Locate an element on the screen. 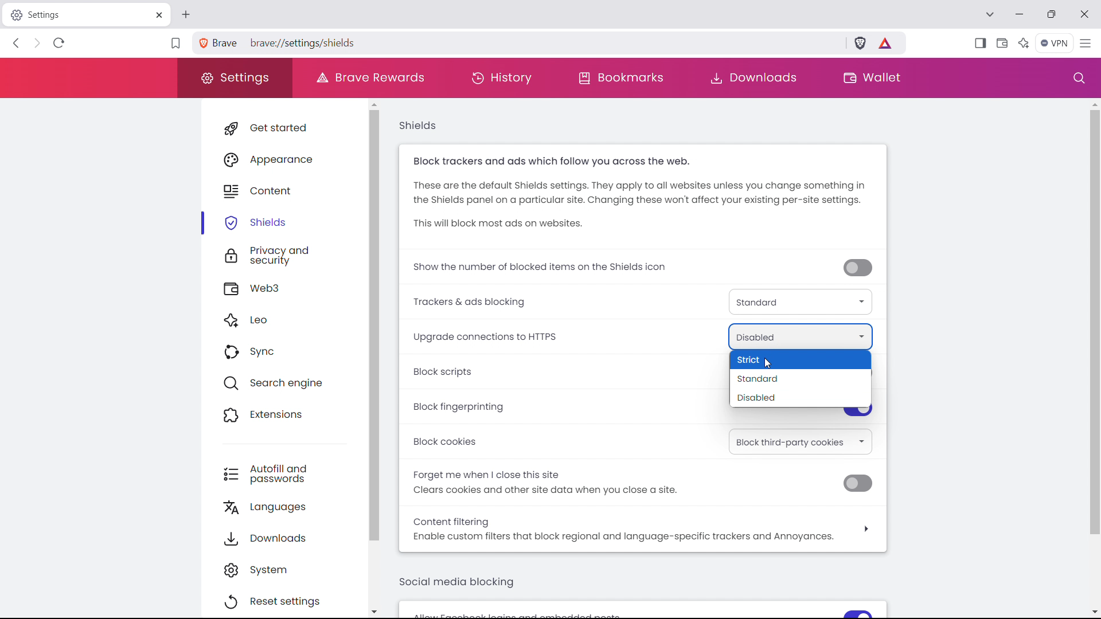 The width and height of the screenshot is (1101, 619). toggle off is located at coordinates (858, 484).